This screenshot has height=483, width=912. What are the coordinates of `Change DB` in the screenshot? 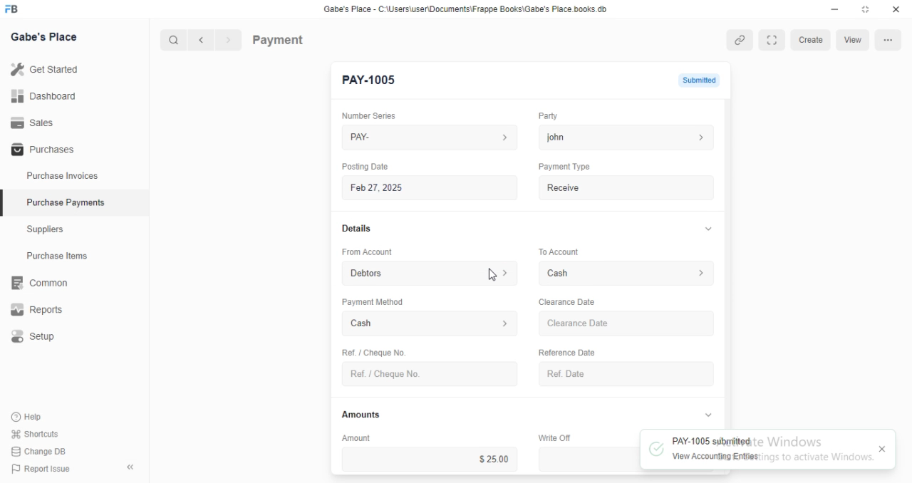 It's located at (37, 450).